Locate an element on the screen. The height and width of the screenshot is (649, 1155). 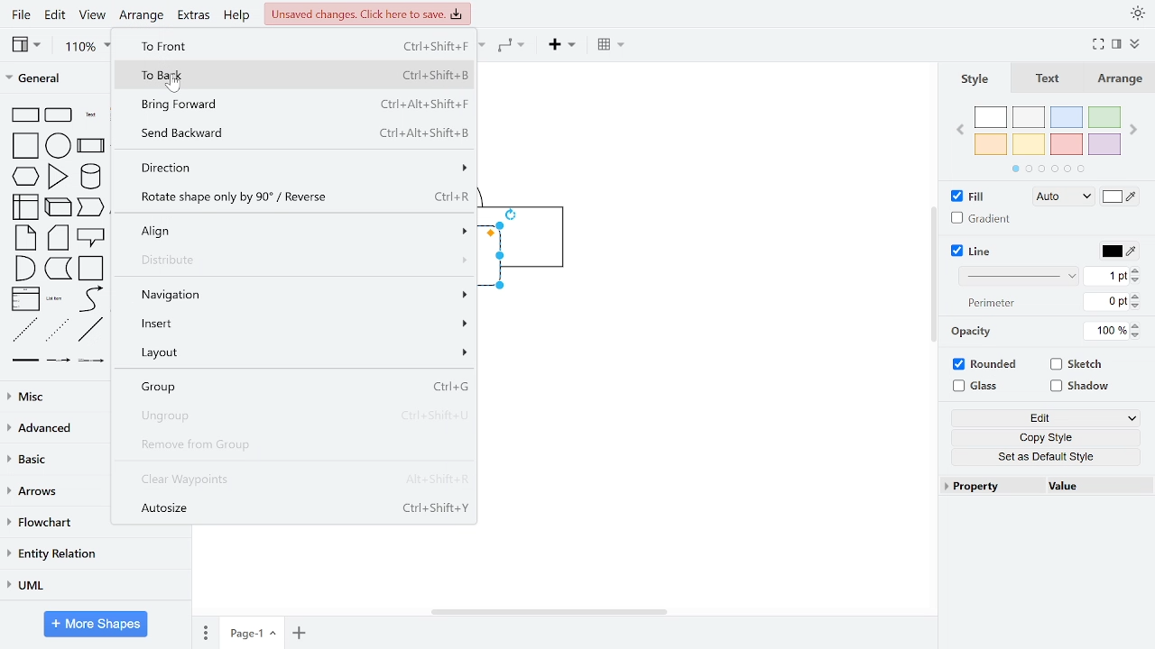
To back is located at coordinates (304, 74).